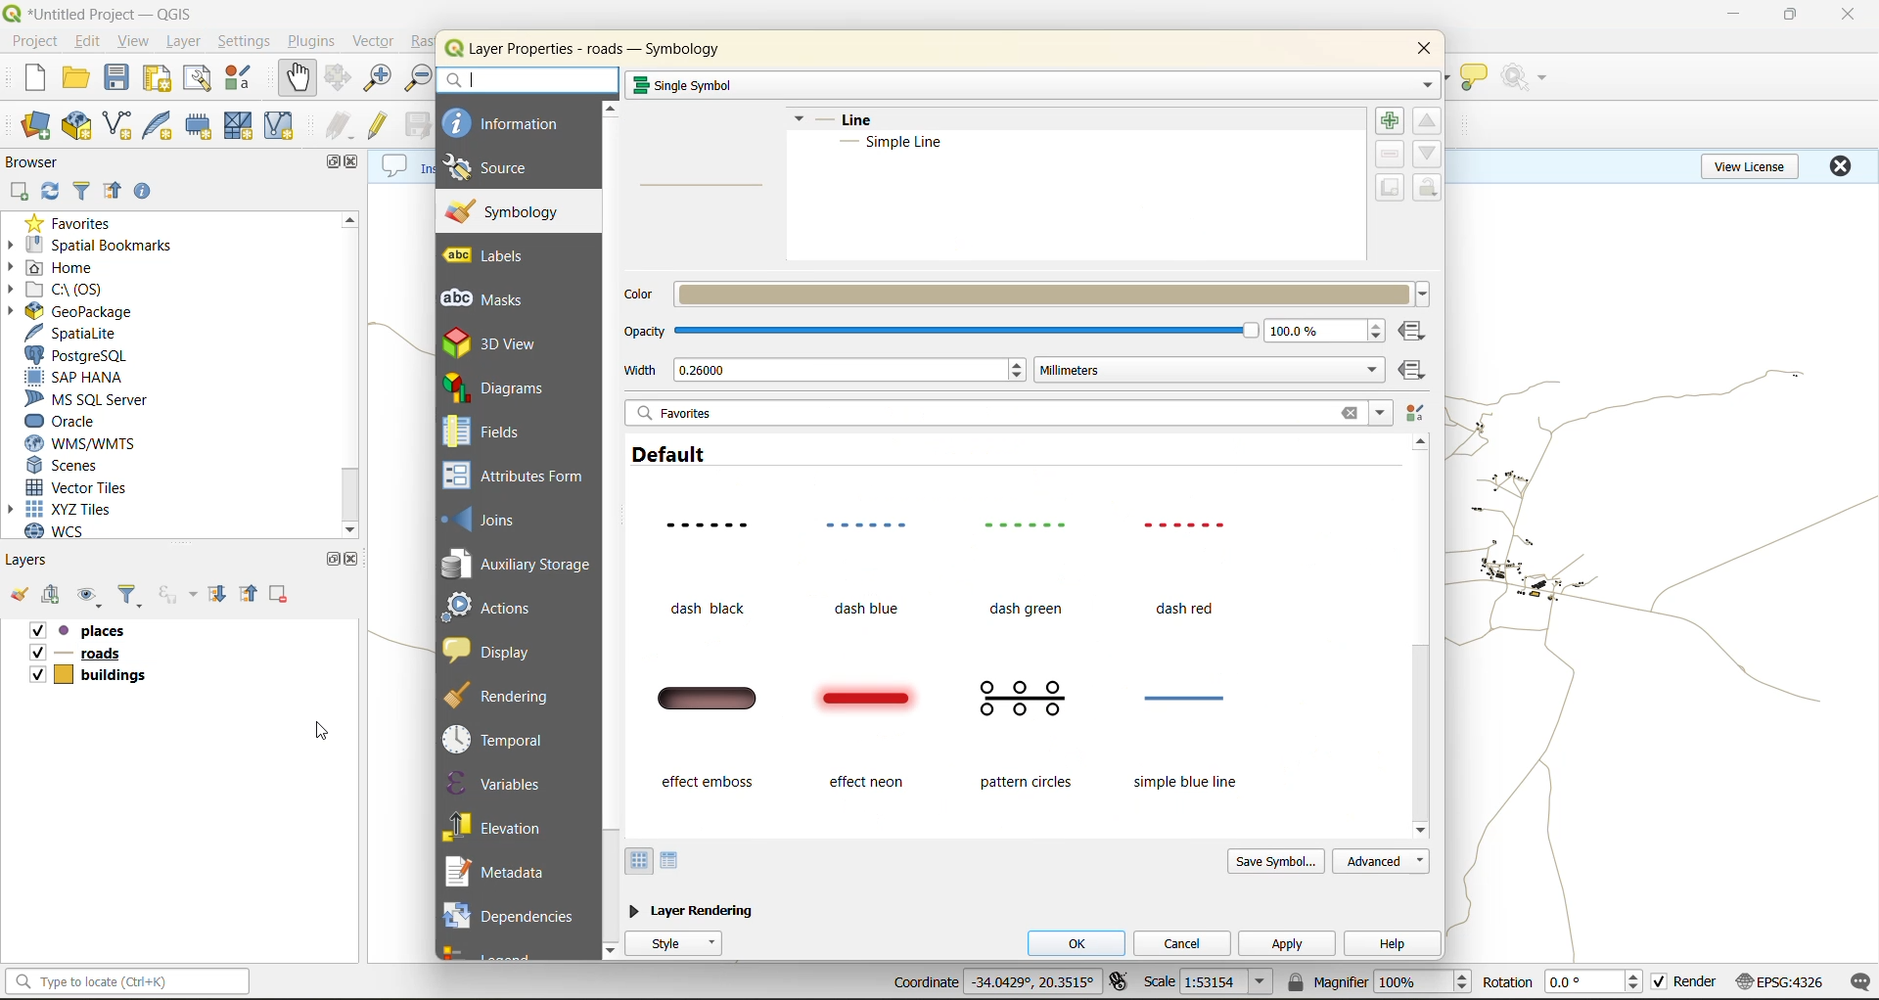 Image resolution: width=1879 pixels, height=1000 pixels. I want to click on data defined override, so click(1412, 355).